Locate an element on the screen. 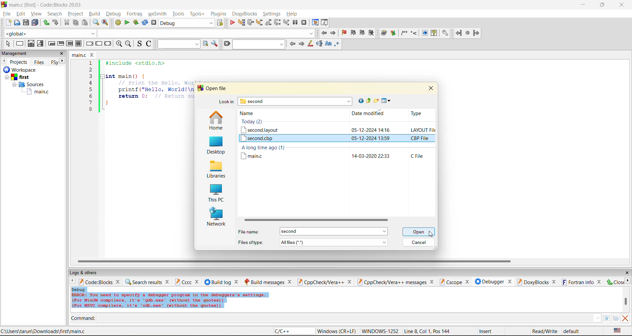 Image resolution: width=632 pixels, height=336 pixels. step out is located at coordinates (268, 22).